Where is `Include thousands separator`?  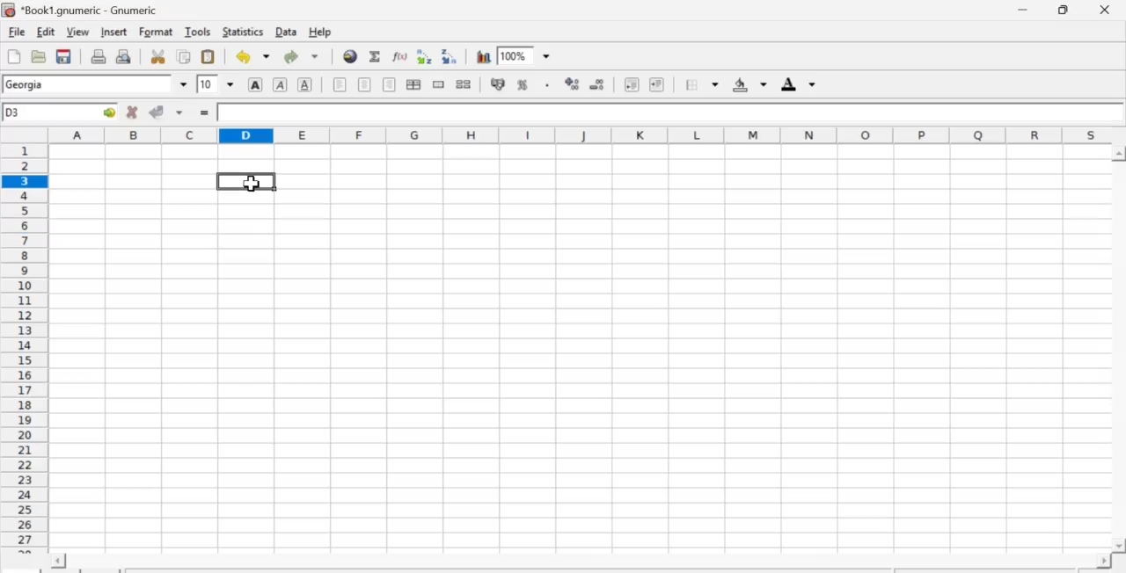
Include thousands separator is located at coordinates (547, 86).